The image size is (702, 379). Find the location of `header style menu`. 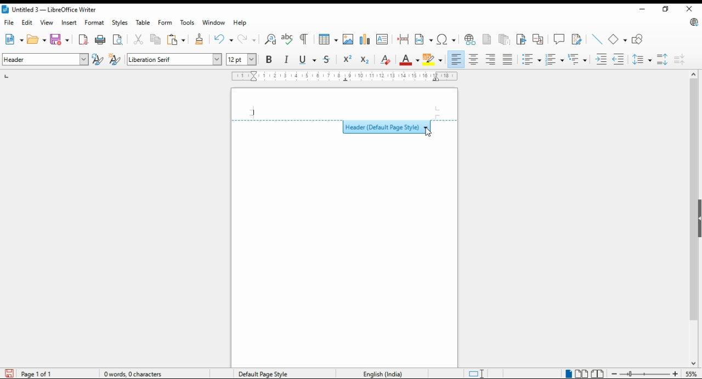

header style menu is located at coordinates (345, 125).